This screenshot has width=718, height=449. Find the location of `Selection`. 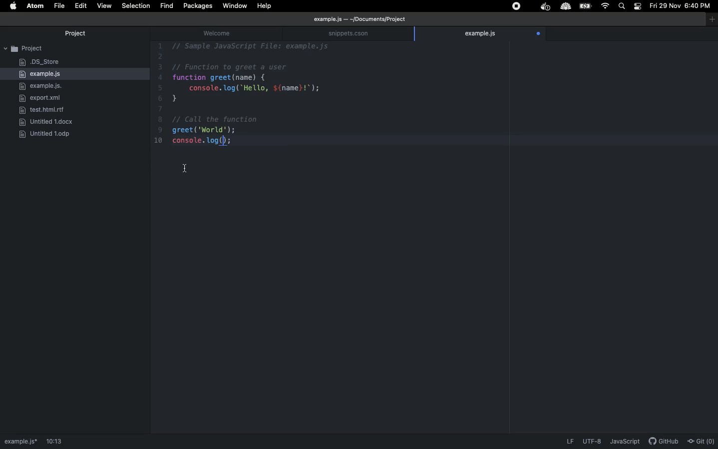

Selection is located at coordinates (137, 6).